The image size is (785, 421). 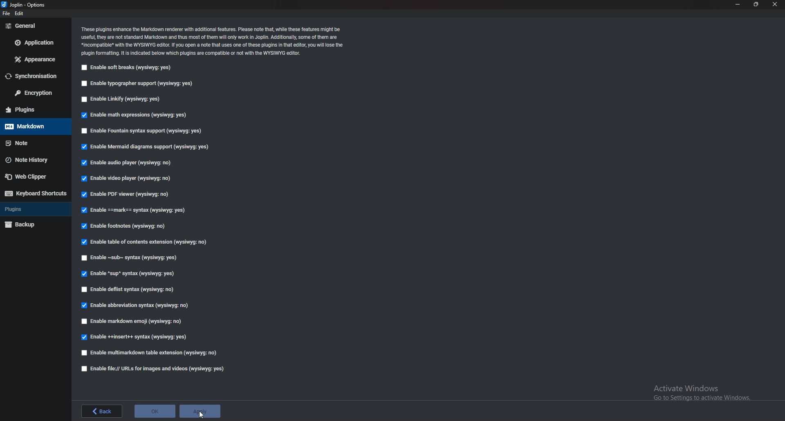 What do you see at coordinates (214, 40) in the screenshot?
I see `Info` at bounding box center [214, 40].